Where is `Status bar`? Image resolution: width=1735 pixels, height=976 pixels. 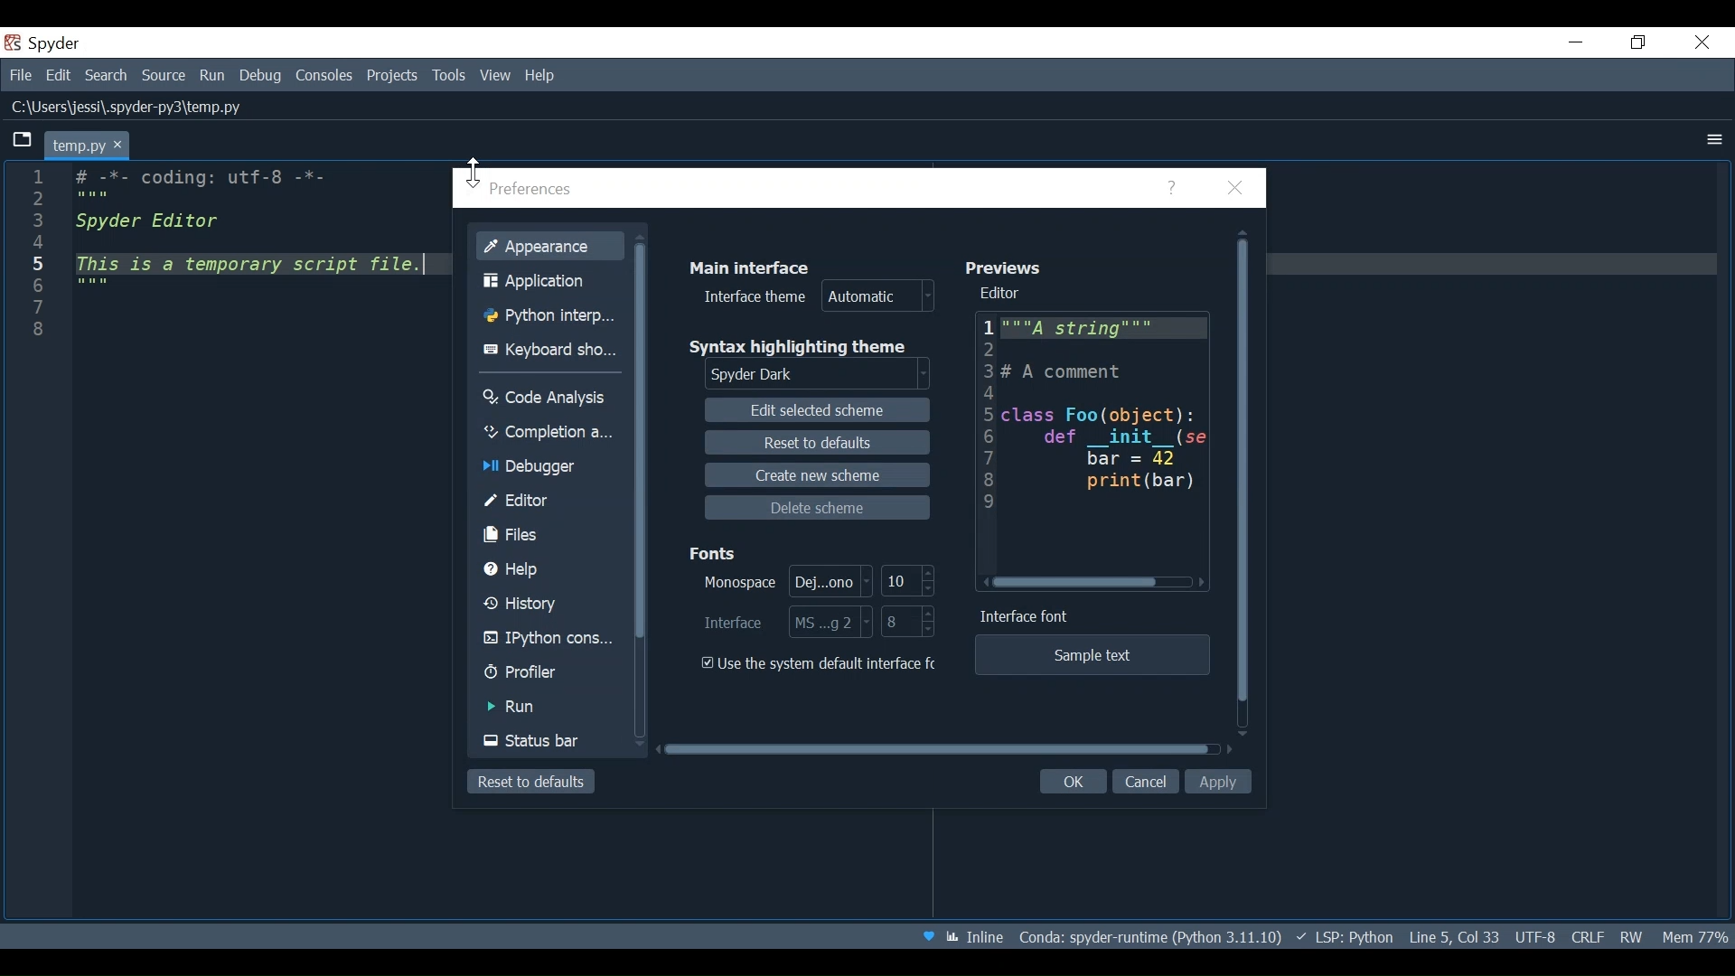
Status bar is located at coordinates (549, 742).